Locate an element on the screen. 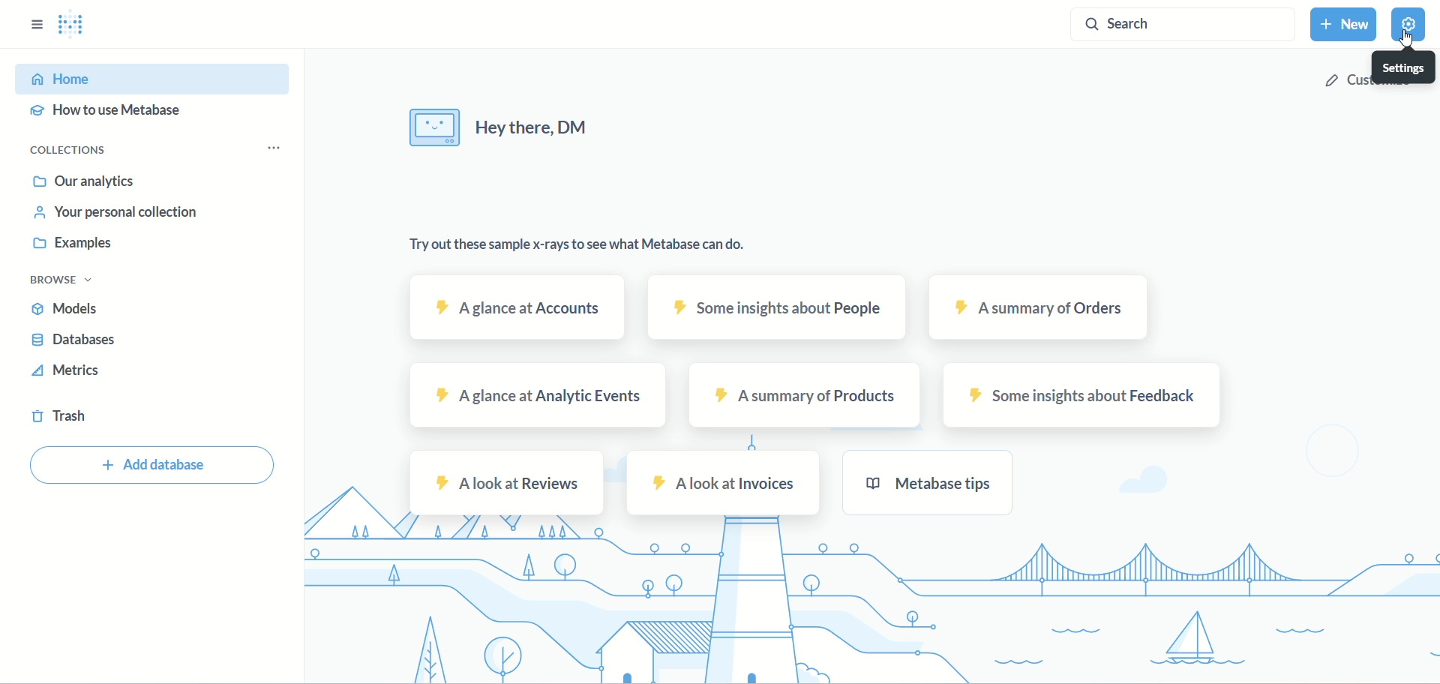 The height and width of the screenshot is (684, 1440). examples is located at coordinates (77, 241).